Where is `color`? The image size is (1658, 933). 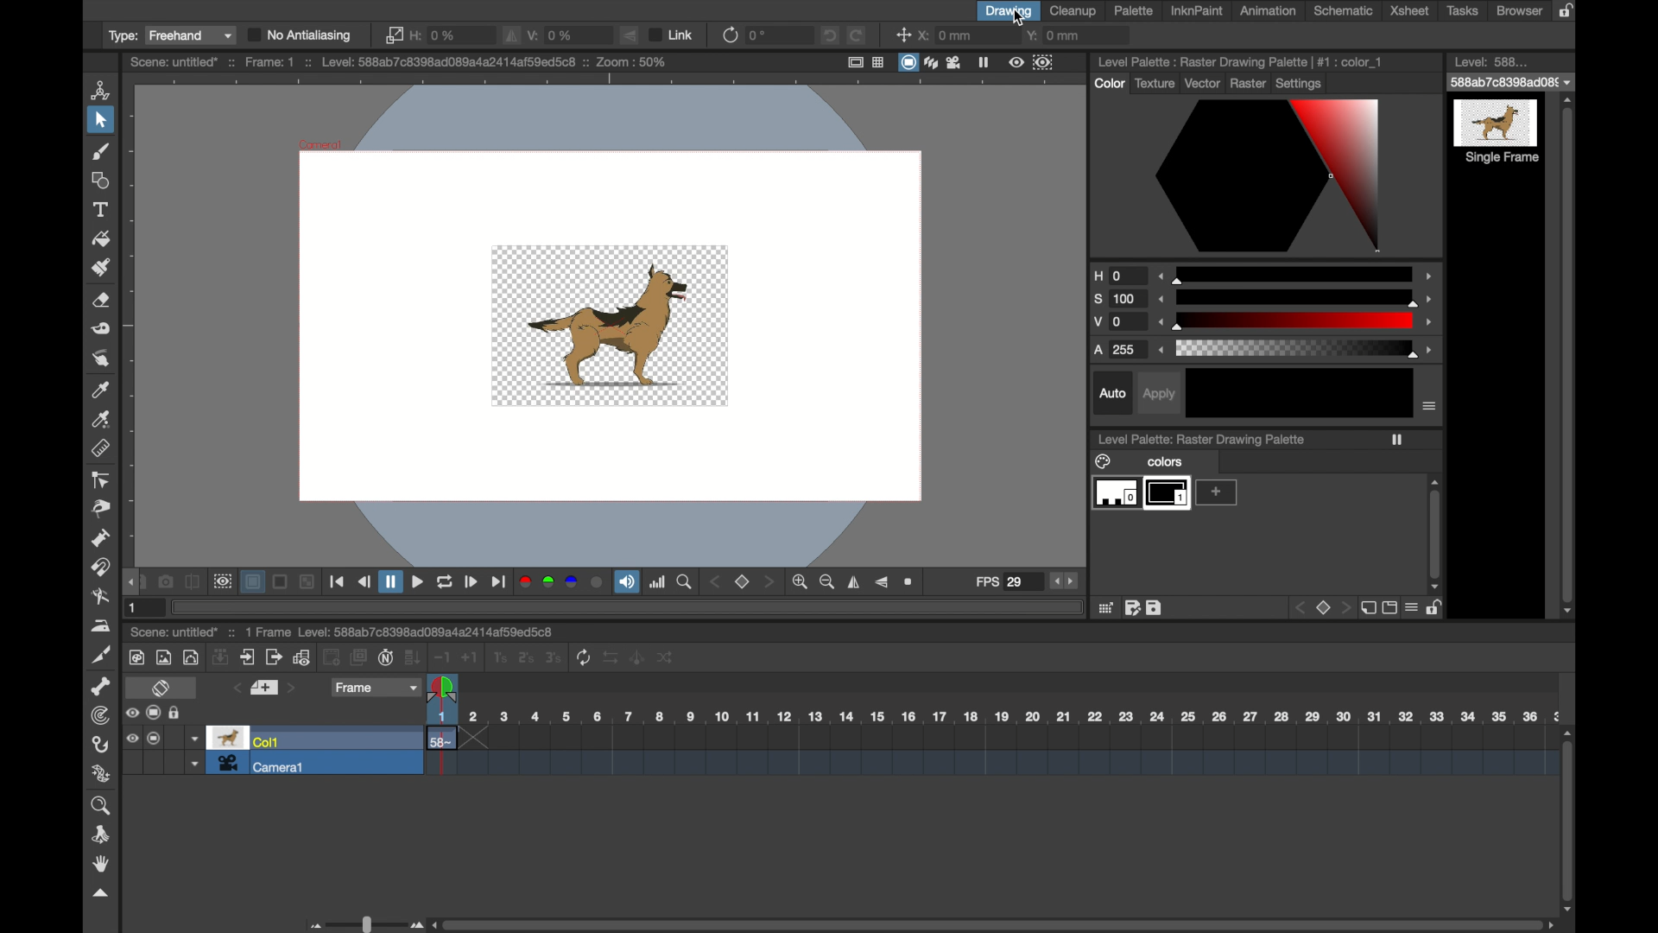
color is located at coordinates (1106, 463).